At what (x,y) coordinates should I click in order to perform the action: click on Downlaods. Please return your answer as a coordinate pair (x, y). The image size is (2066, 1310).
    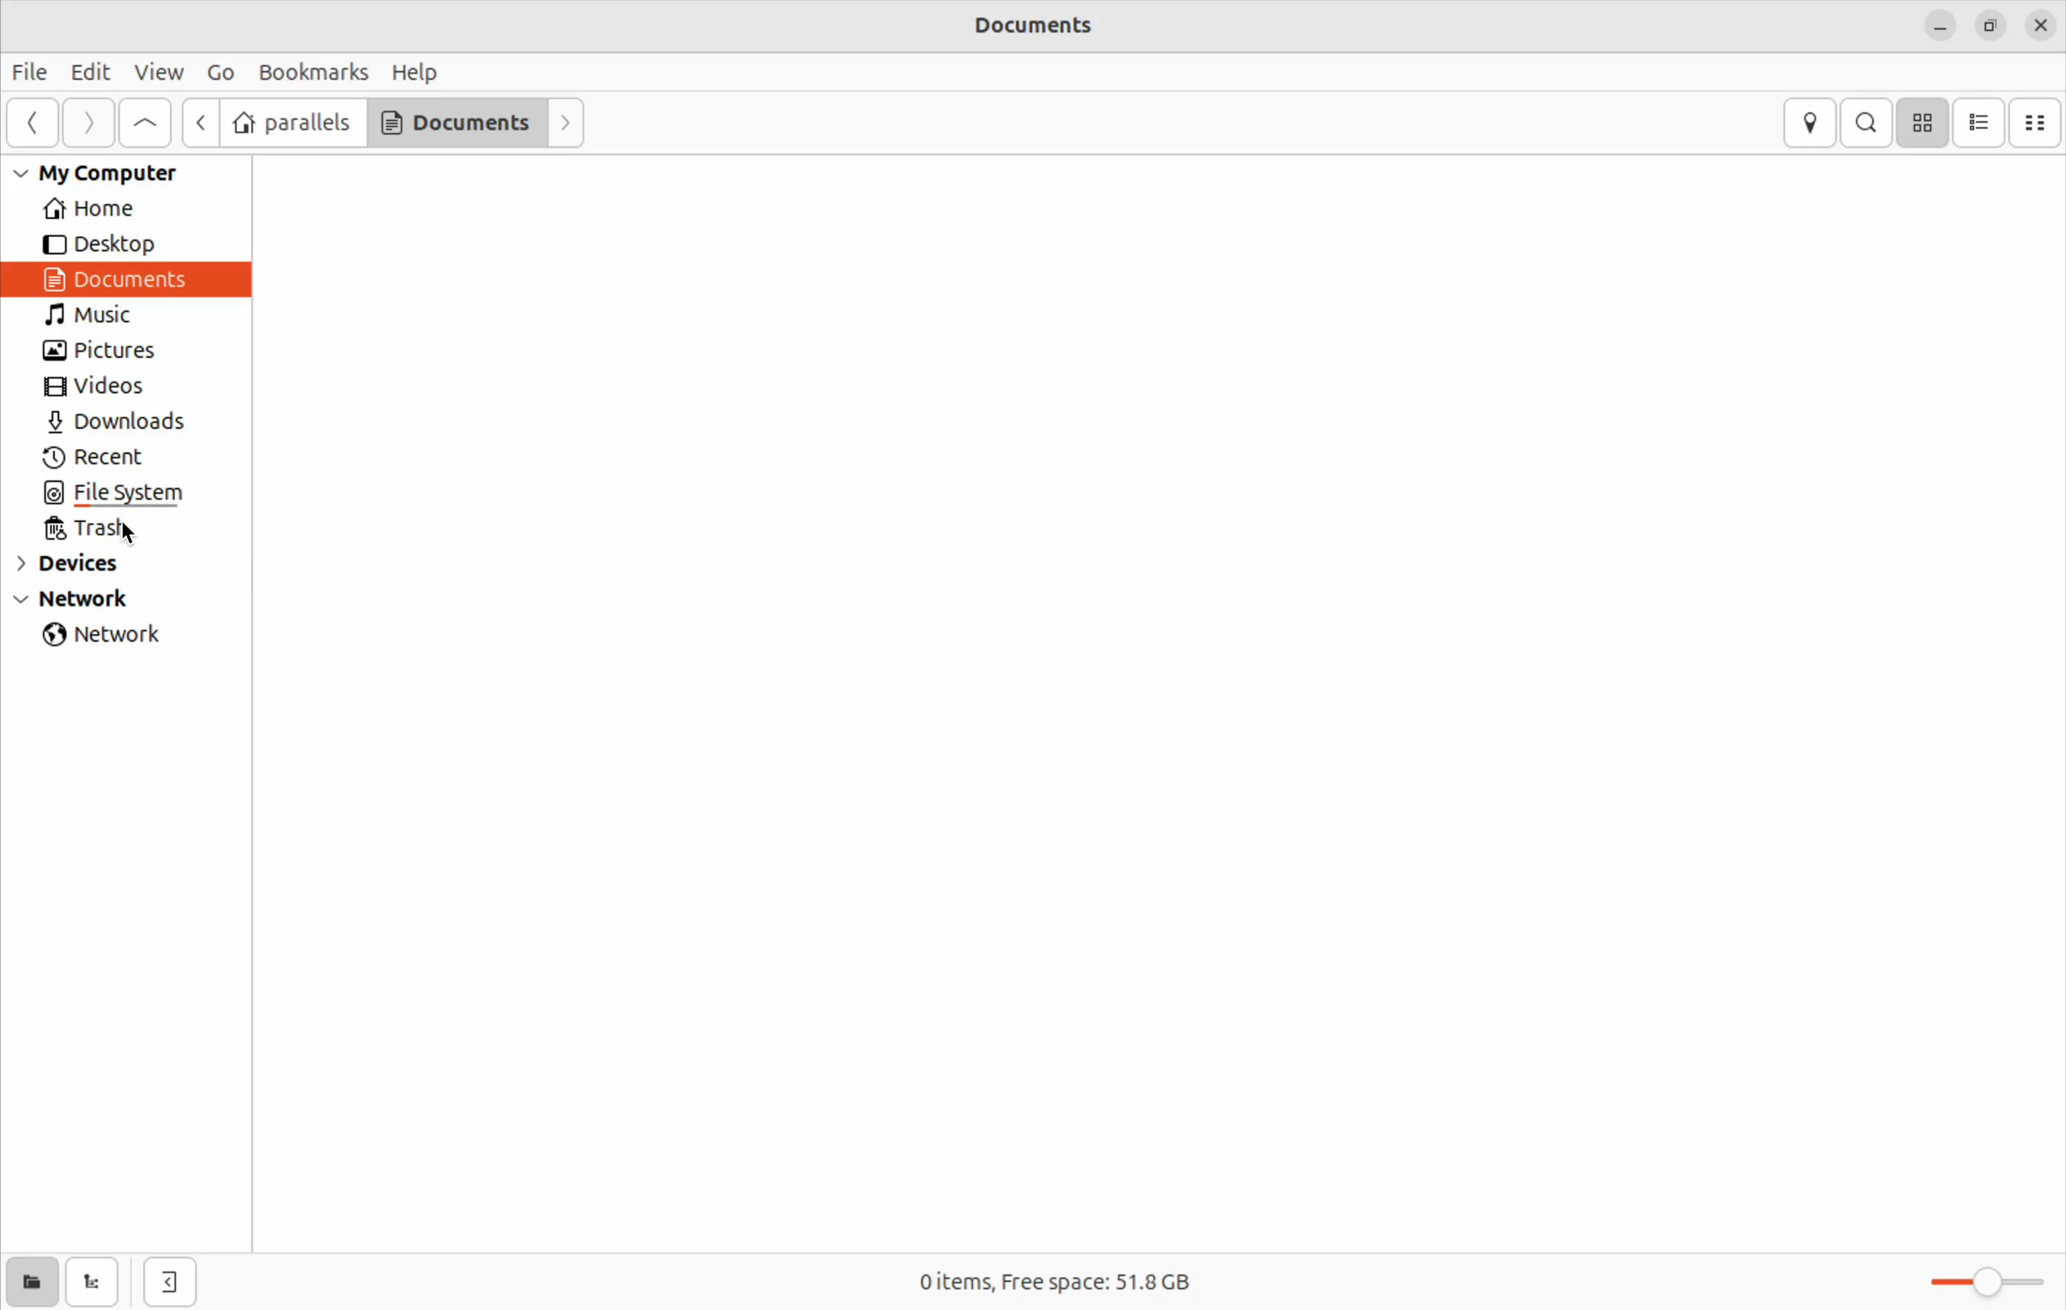
    Looking at the image, I should click on (123, 424).